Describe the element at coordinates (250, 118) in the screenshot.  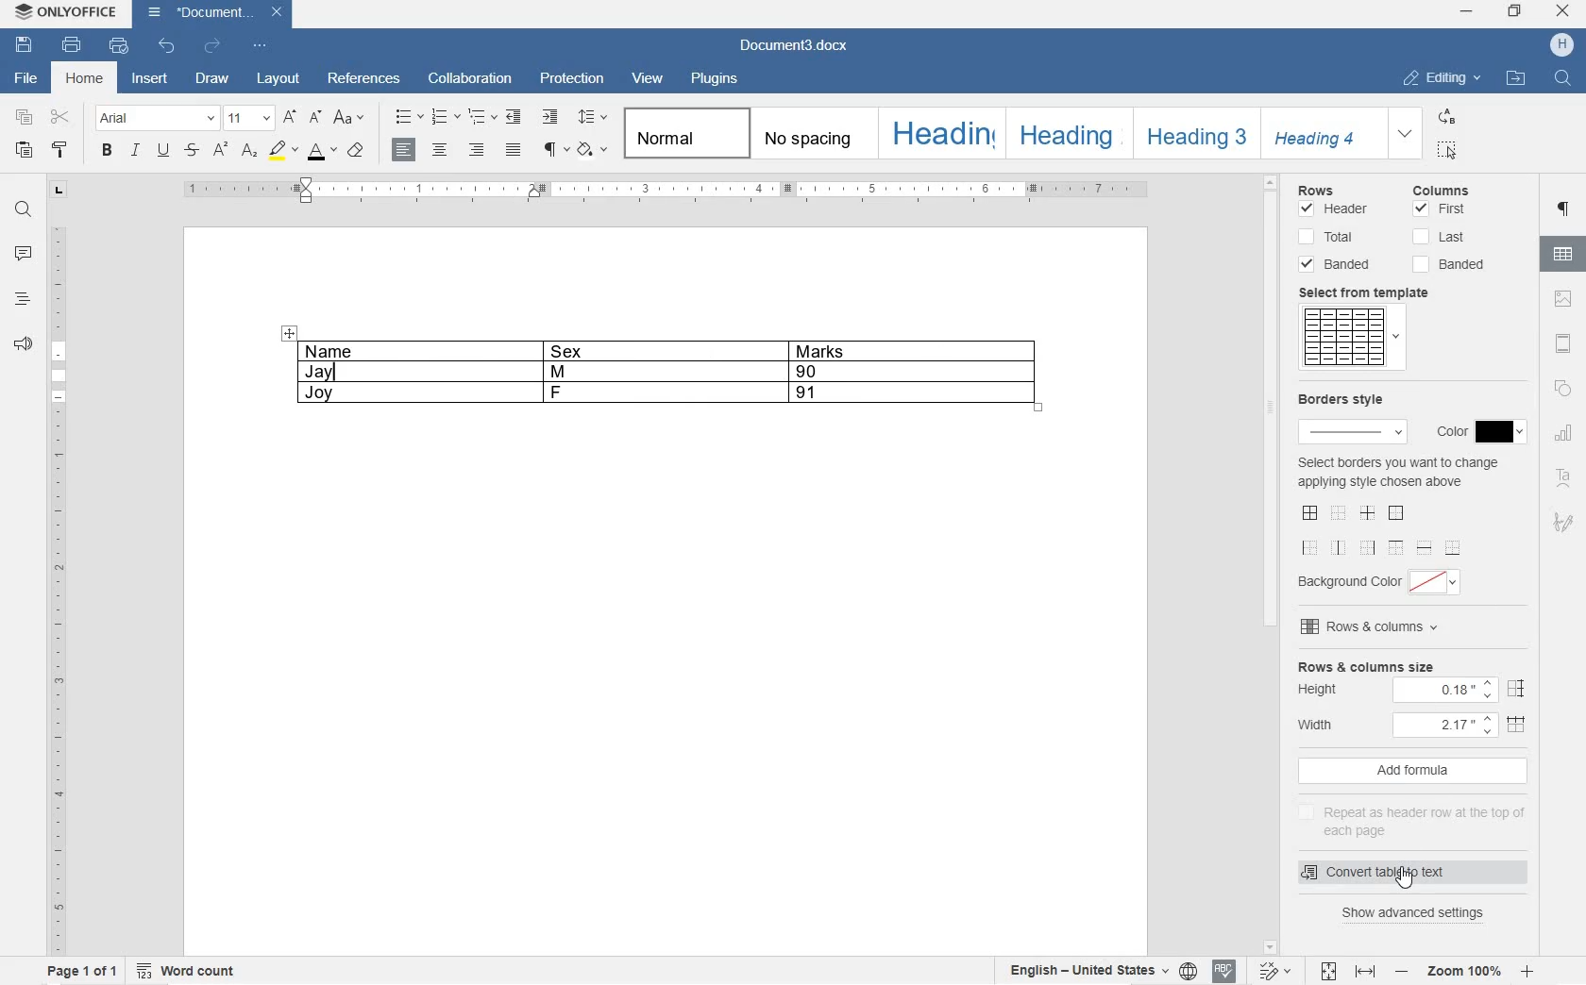
I see `FONT SIZE` at that location.